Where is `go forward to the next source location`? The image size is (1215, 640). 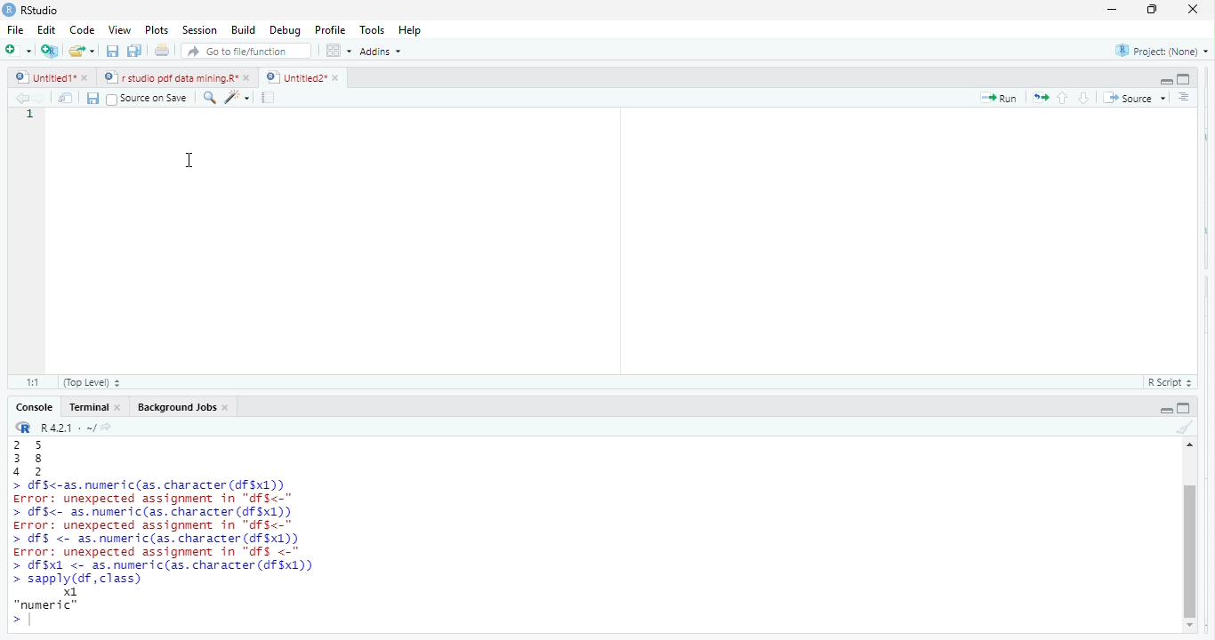 go forward to the next source location is located at coordinates (43, 99).